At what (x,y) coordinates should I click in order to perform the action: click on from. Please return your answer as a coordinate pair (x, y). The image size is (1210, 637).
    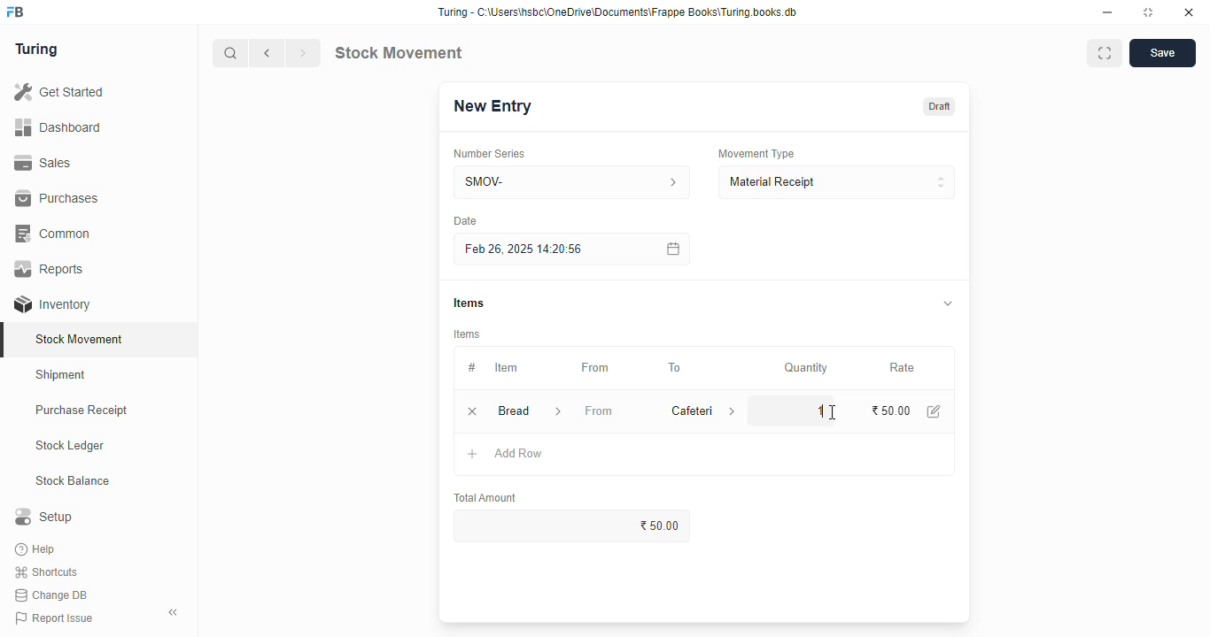
    Looking at the image, I should click on (599, 411).